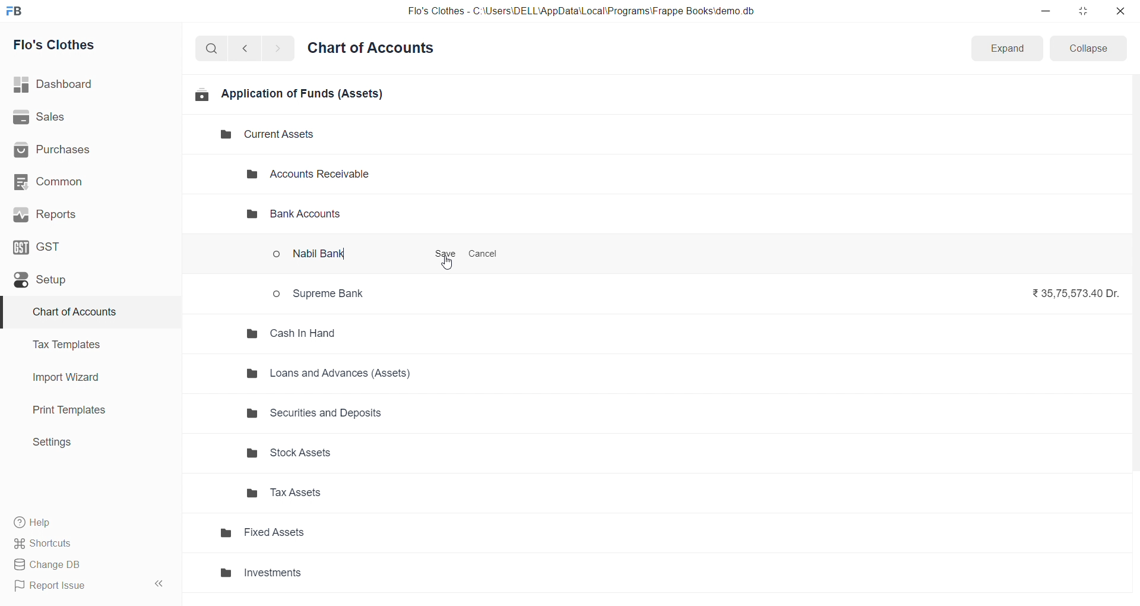 This screenshot has height=606, width=1140. What do you see at coordinates (85, 565) in the screenshot?
I see `Change DB` at bounding box center [85, 565].